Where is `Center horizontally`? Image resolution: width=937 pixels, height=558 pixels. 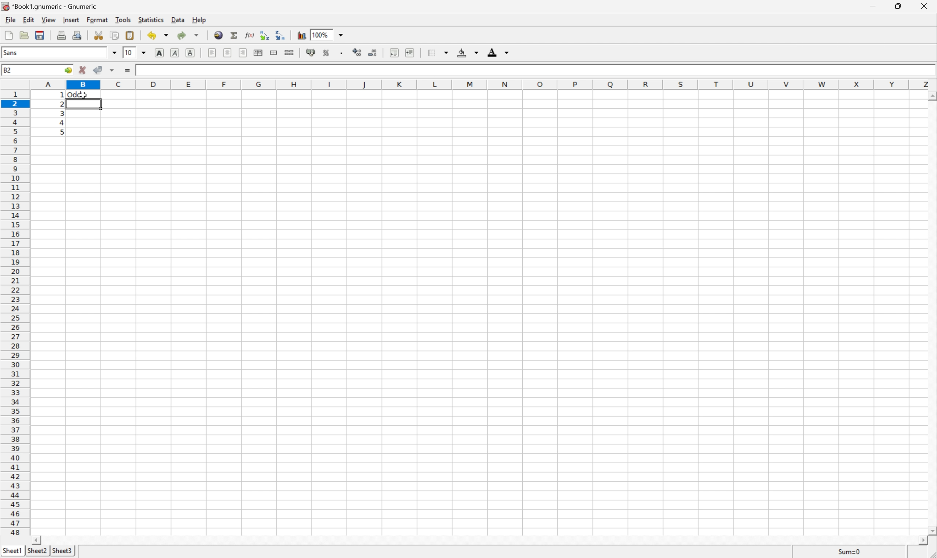
Center horizontally is located at coordinates (227, 52).